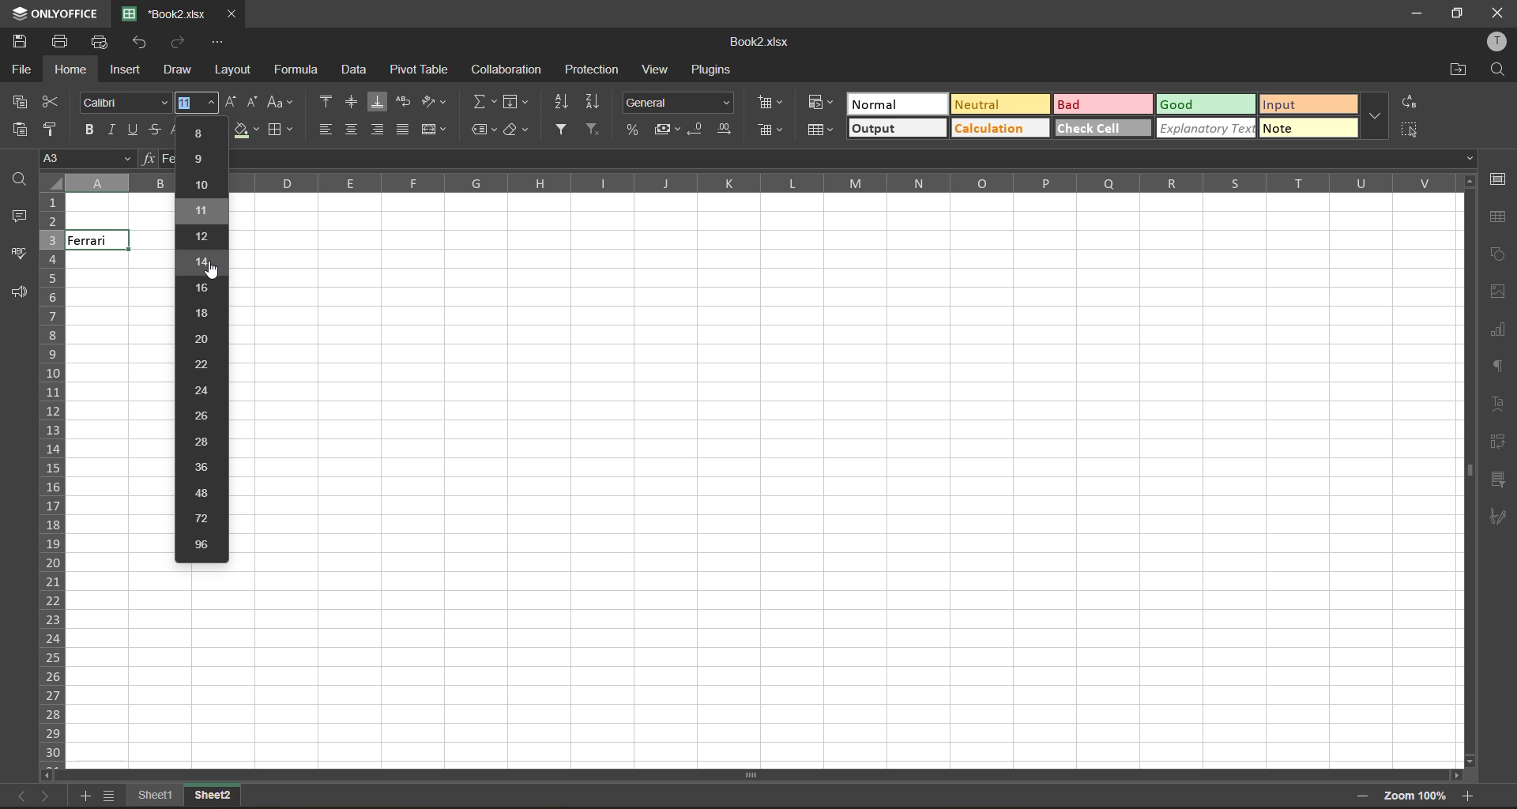 The width and height of the screenshot is (1517, 809). I want to click on profile, so click(1499, 42).